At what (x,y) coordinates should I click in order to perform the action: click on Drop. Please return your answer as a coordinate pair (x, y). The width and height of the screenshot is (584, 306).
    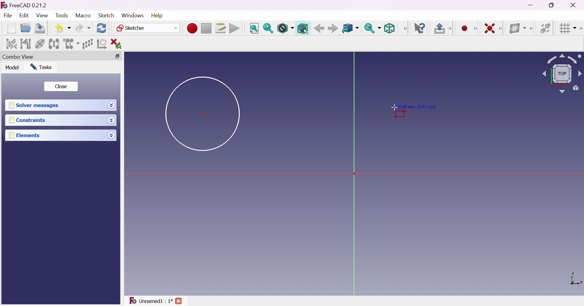
    Looking at the image, I should click on (112, 121).